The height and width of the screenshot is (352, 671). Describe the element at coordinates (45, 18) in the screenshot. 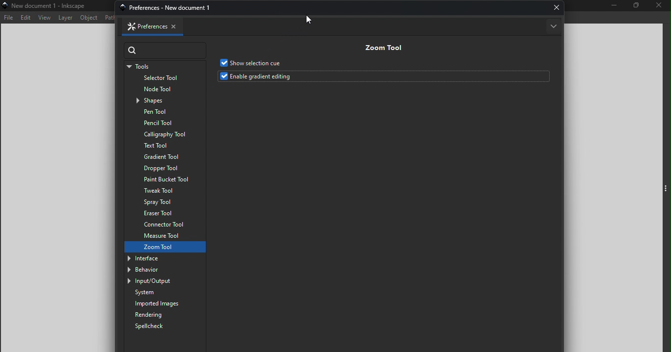

I see `View` at that location.